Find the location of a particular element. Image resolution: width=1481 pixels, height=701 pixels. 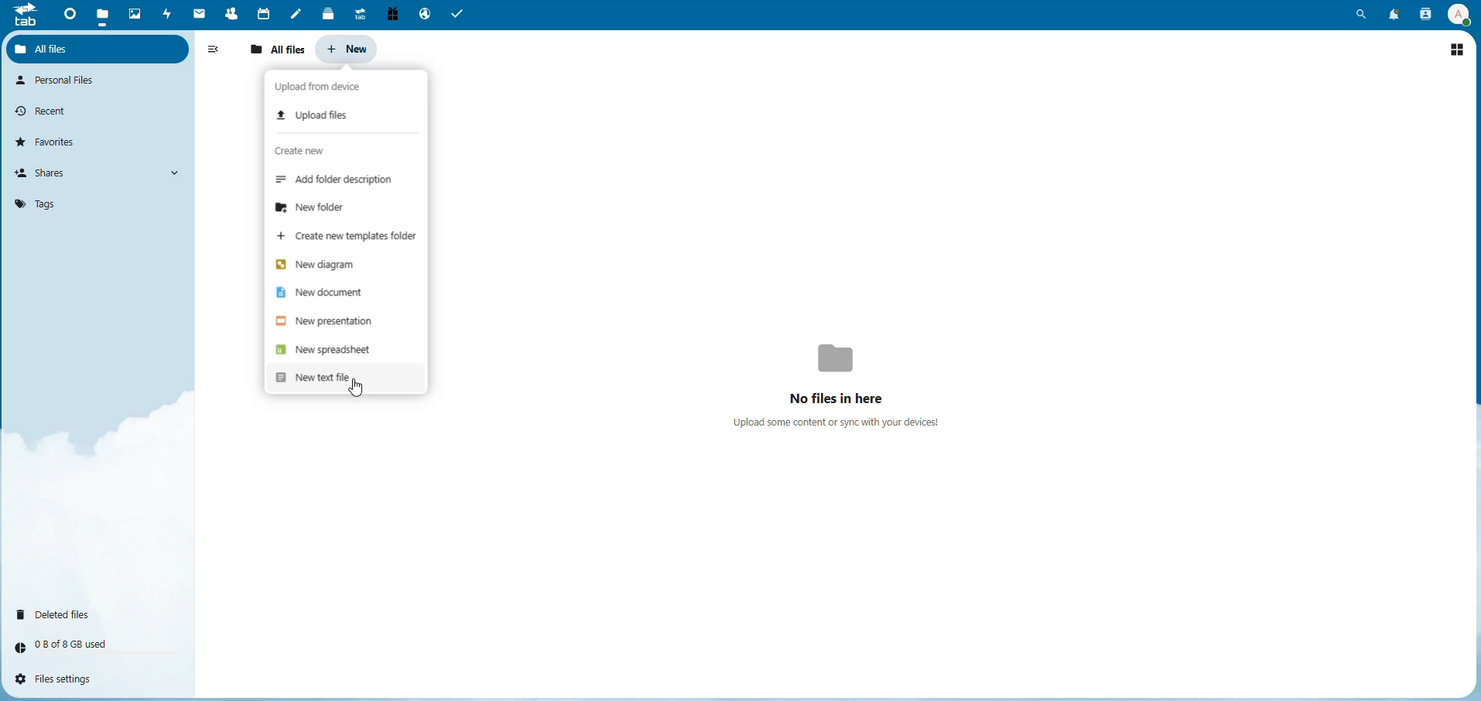

Profile is located at coordinates (1458, 13).